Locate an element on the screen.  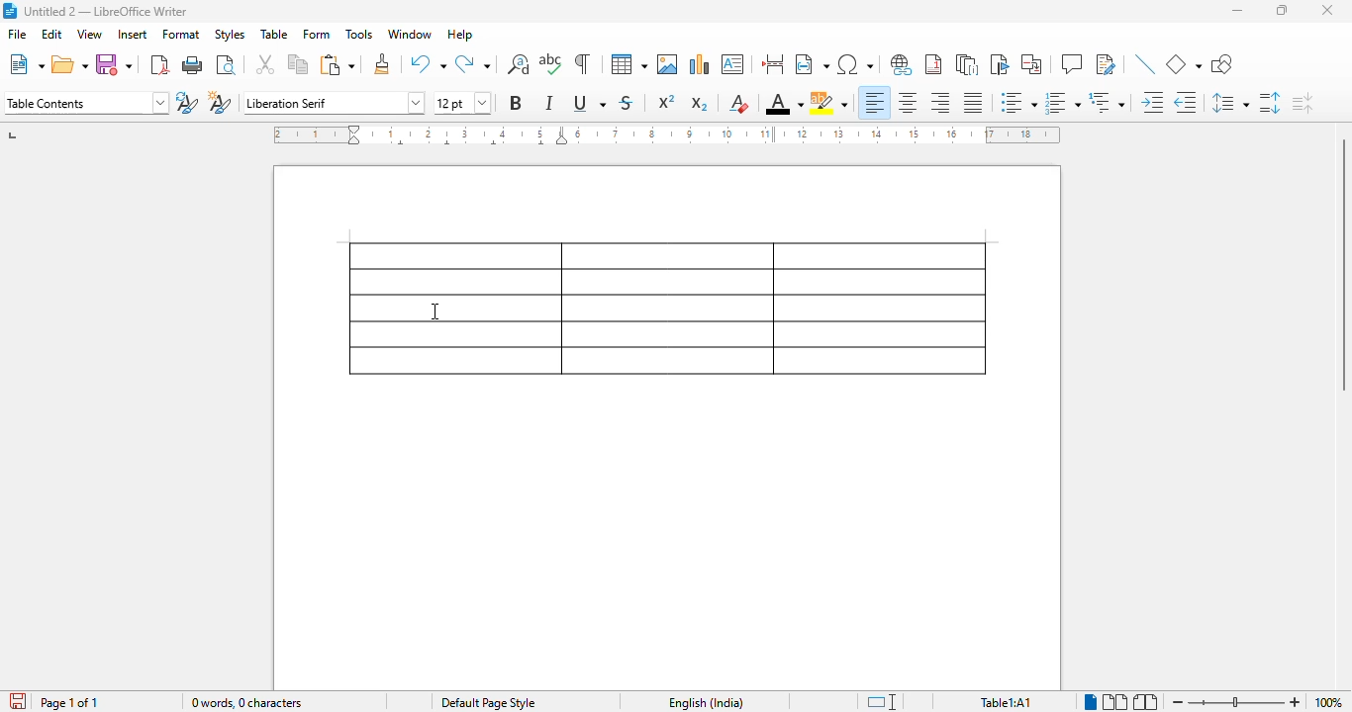
toggle formatting marks is located at coordinates (582, 63).